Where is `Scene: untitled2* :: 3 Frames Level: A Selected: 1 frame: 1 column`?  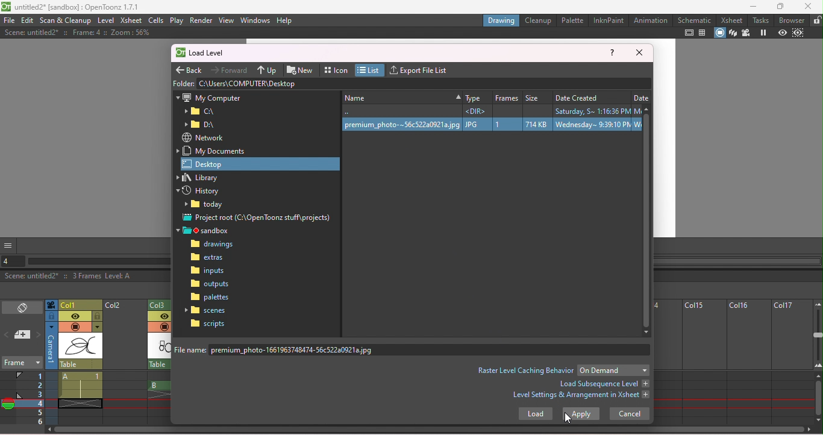
Scene: untitled2* :: 3 Frames Level: A Selected: 1 frame: 1 column is located at coordinates (86, 277).